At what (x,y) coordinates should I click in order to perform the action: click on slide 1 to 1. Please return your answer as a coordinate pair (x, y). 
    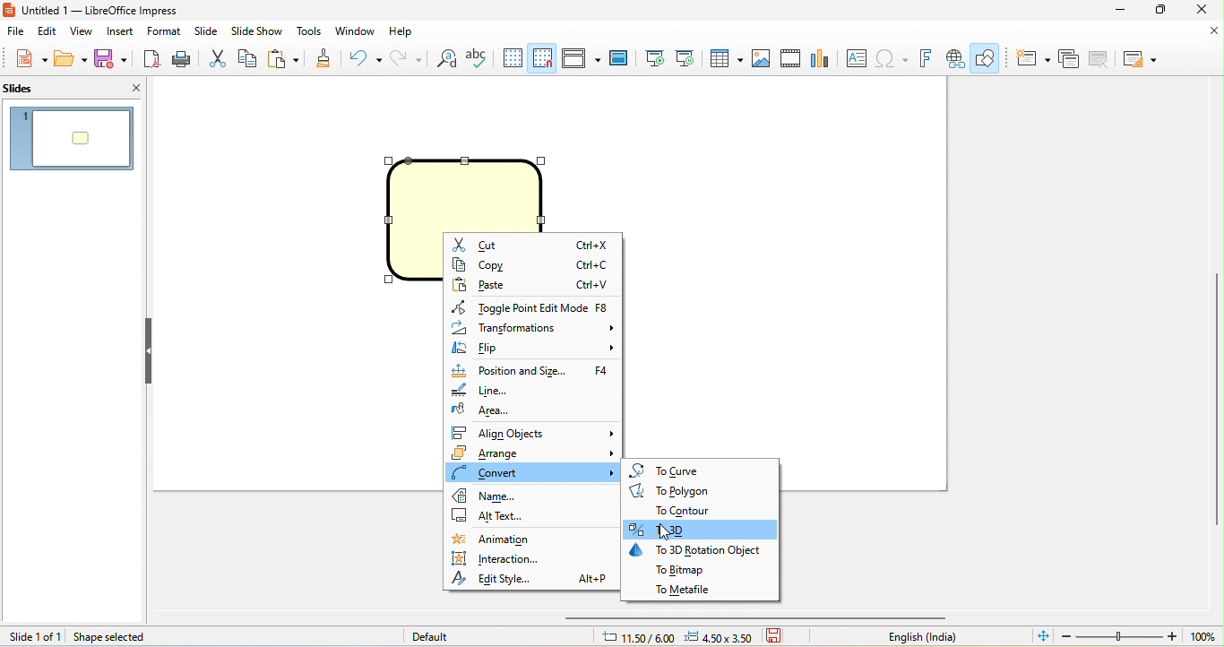
    Looking at the image, I should click on (32, 636).